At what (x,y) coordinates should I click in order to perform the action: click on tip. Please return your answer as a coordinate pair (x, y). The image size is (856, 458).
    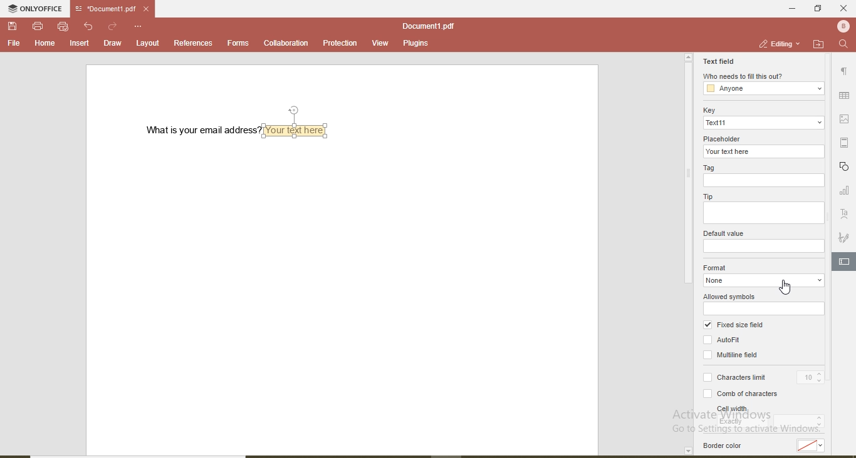
    Looking at the image, I should click on (708, 197).